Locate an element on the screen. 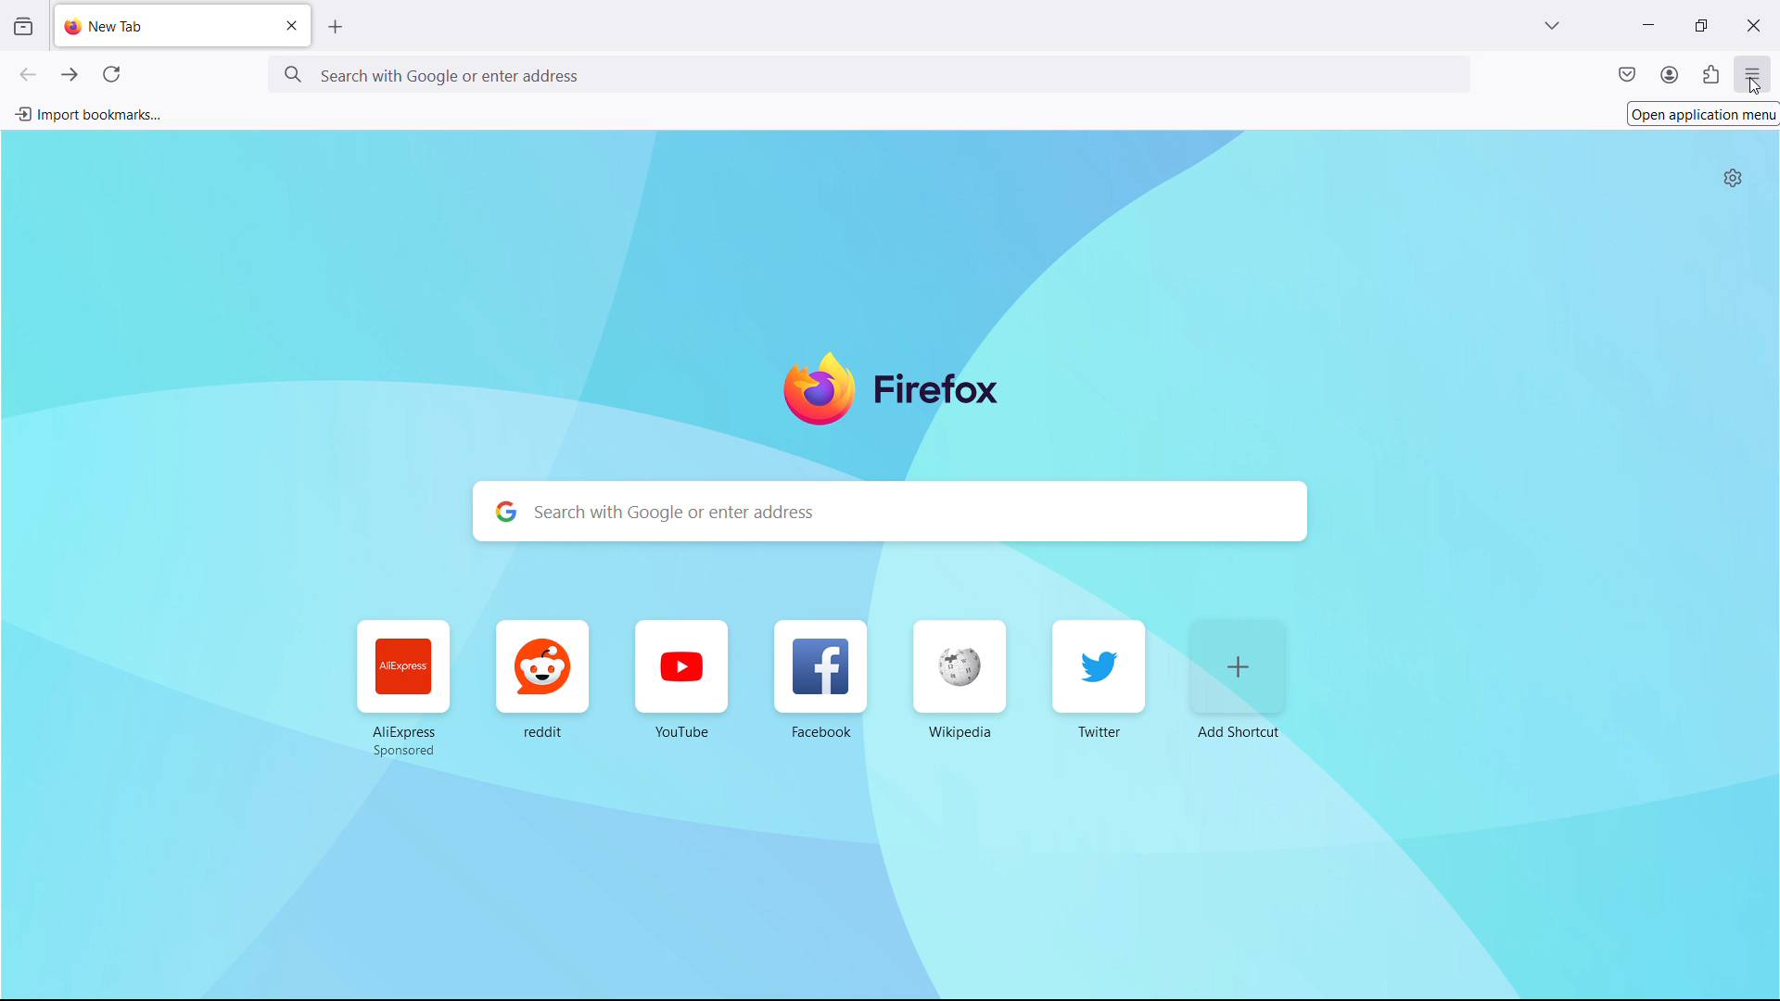 The image size is (1780, 1001). go forward one page, right click or pull down to show history is located at coordinates (70, 75).